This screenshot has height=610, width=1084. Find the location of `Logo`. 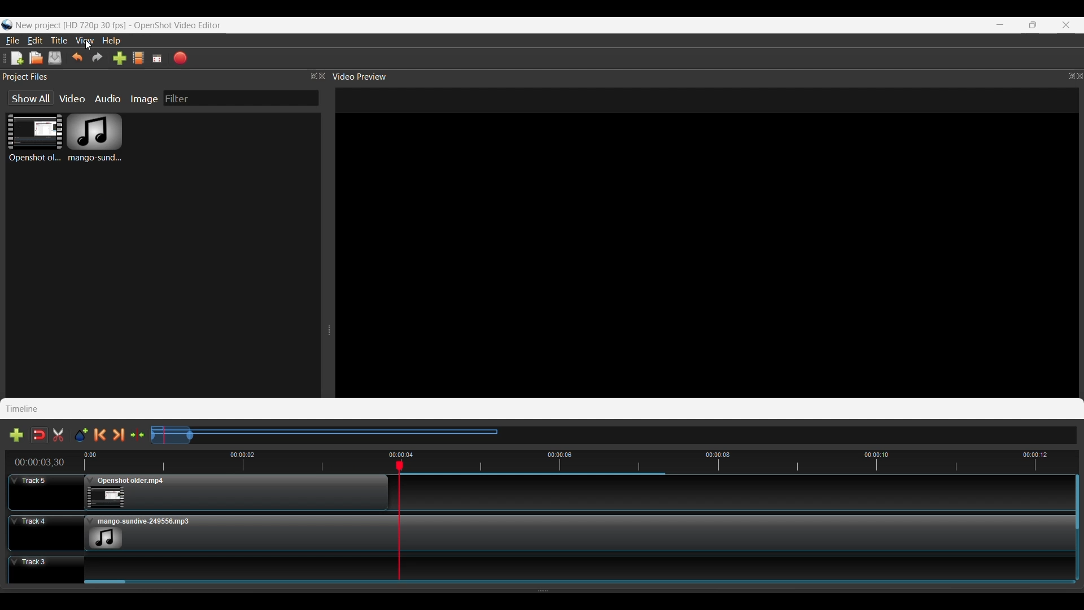

Logo is located at coordinates (112, 24).